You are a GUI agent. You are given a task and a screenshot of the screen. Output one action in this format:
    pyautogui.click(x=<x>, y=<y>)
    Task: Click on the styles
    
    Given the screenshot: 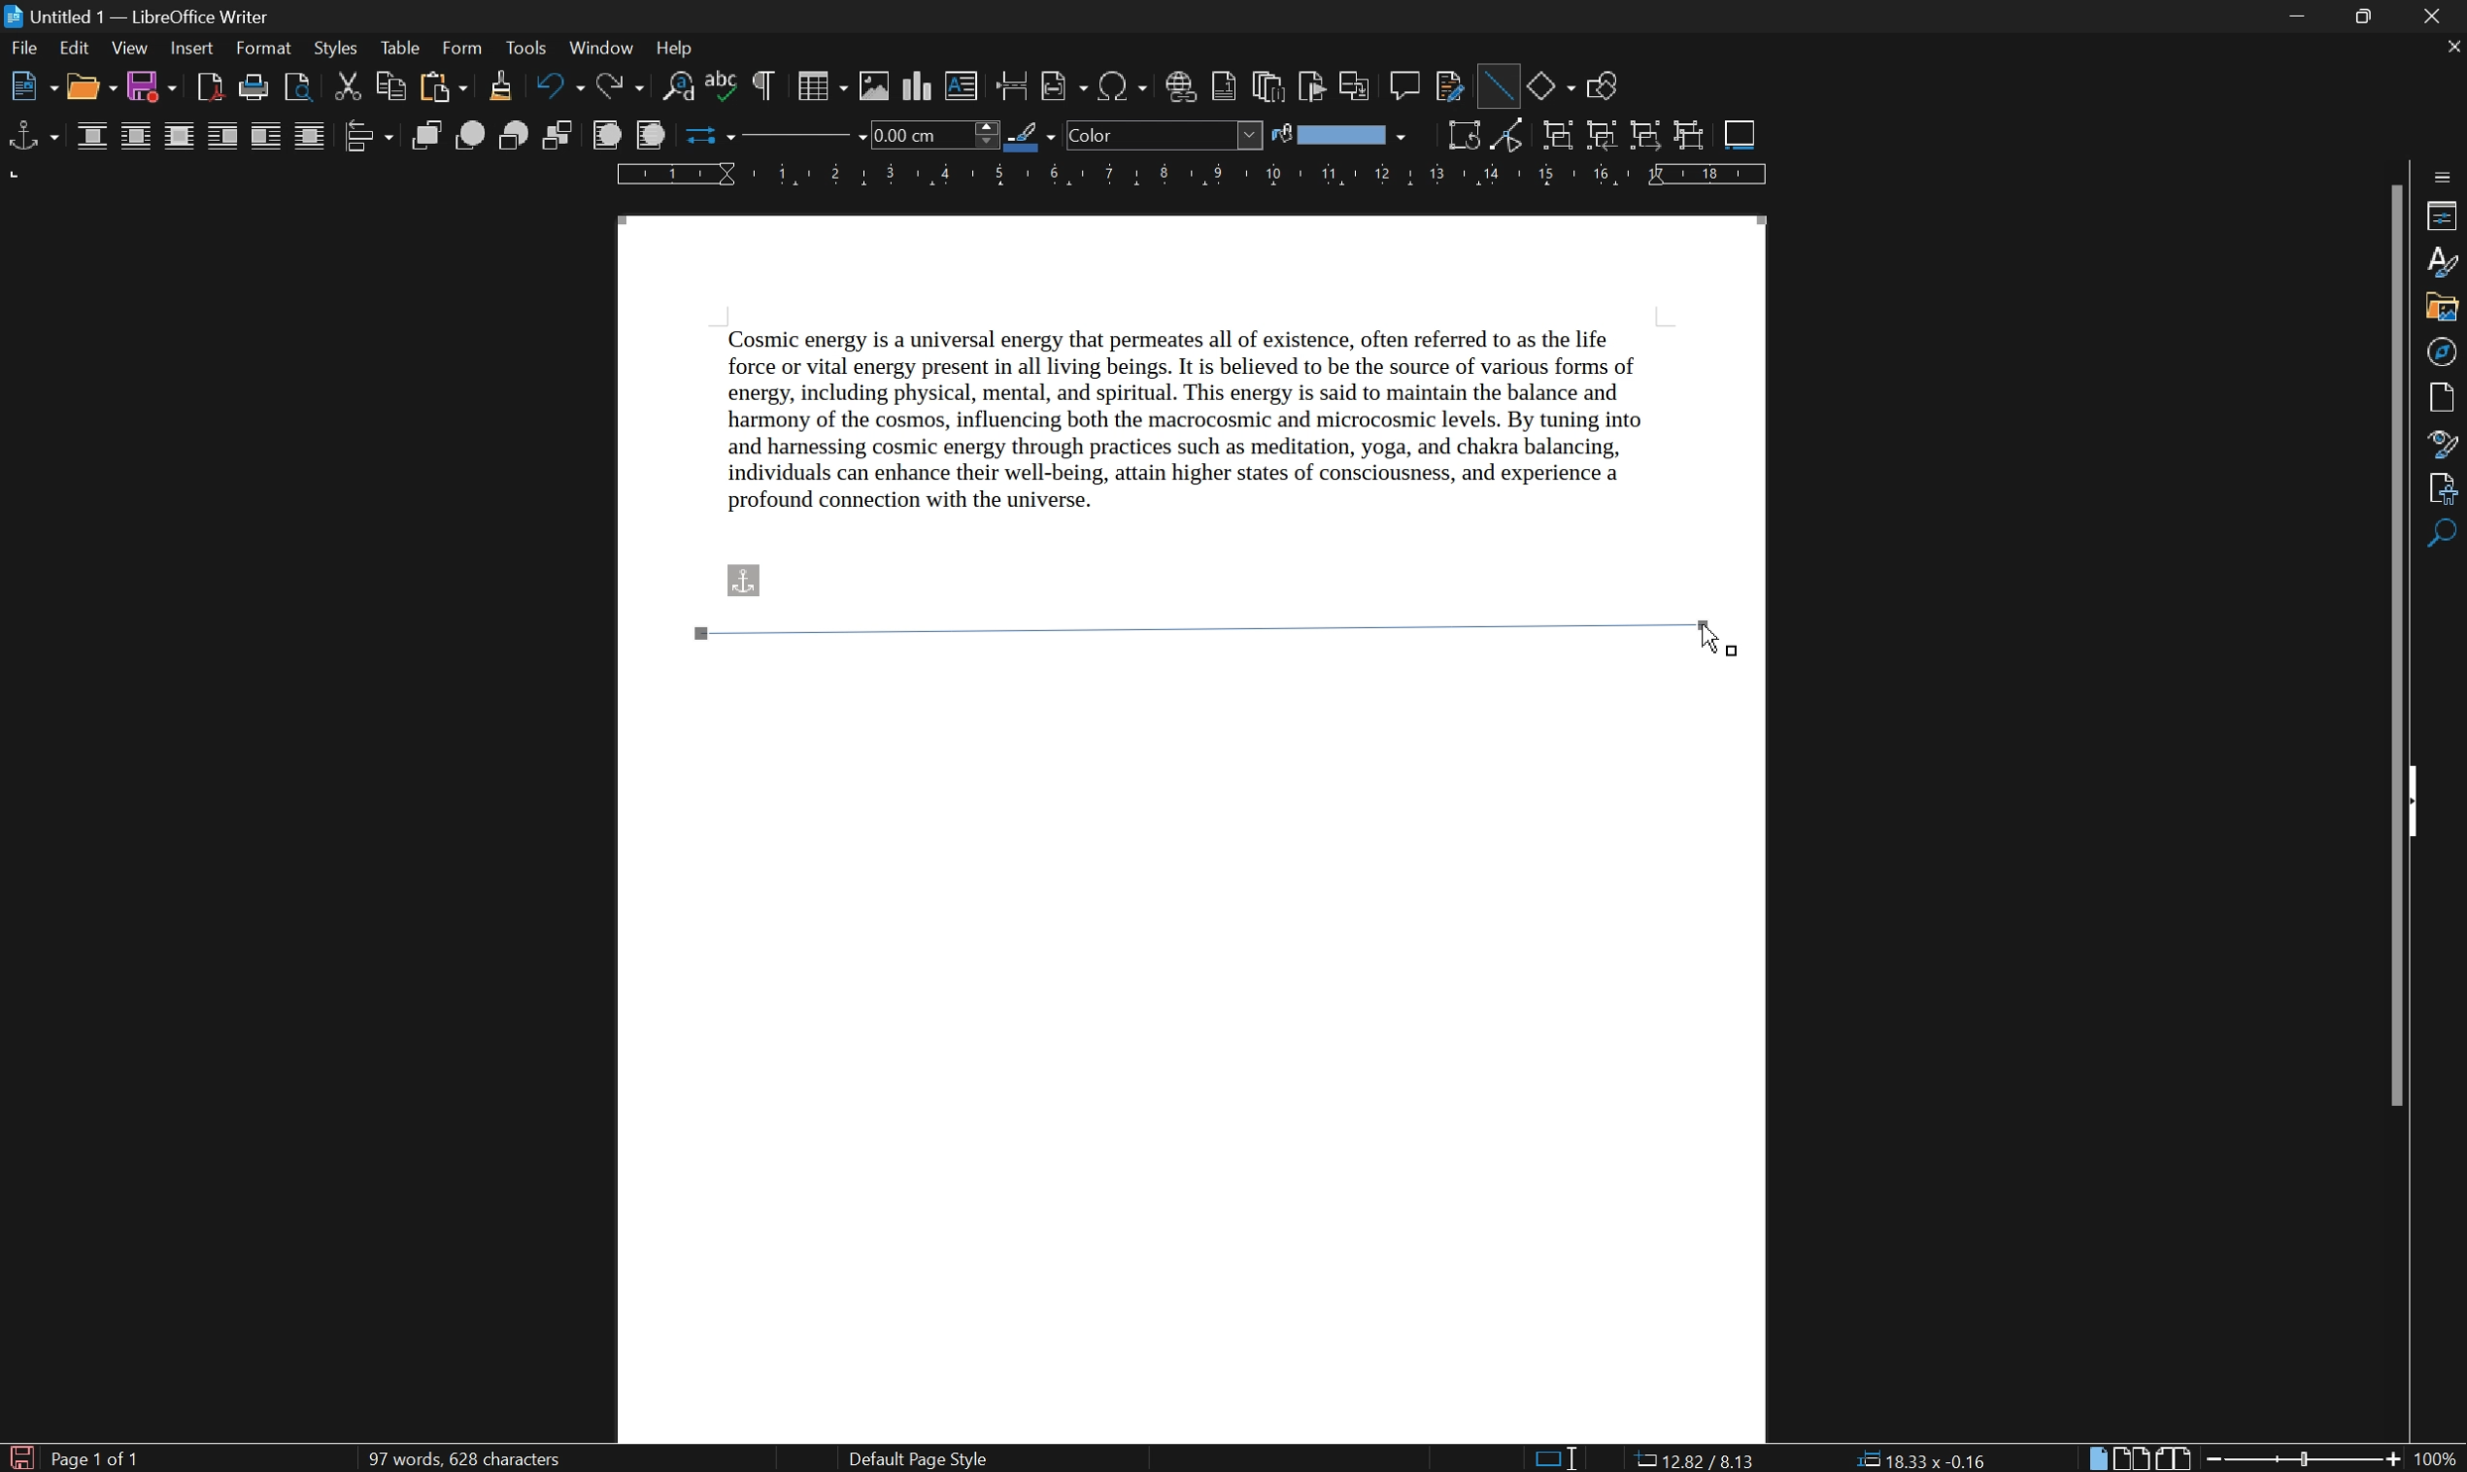 What is the action you would take?
    pyautogui.click(x=2442, y=262)
    